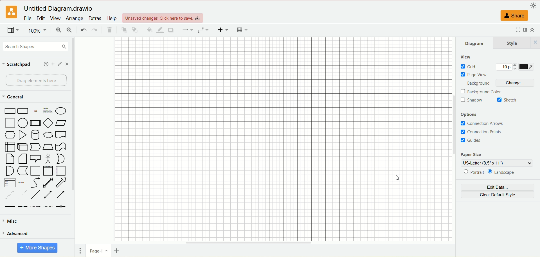  I want to click on help, so click(46, 64).